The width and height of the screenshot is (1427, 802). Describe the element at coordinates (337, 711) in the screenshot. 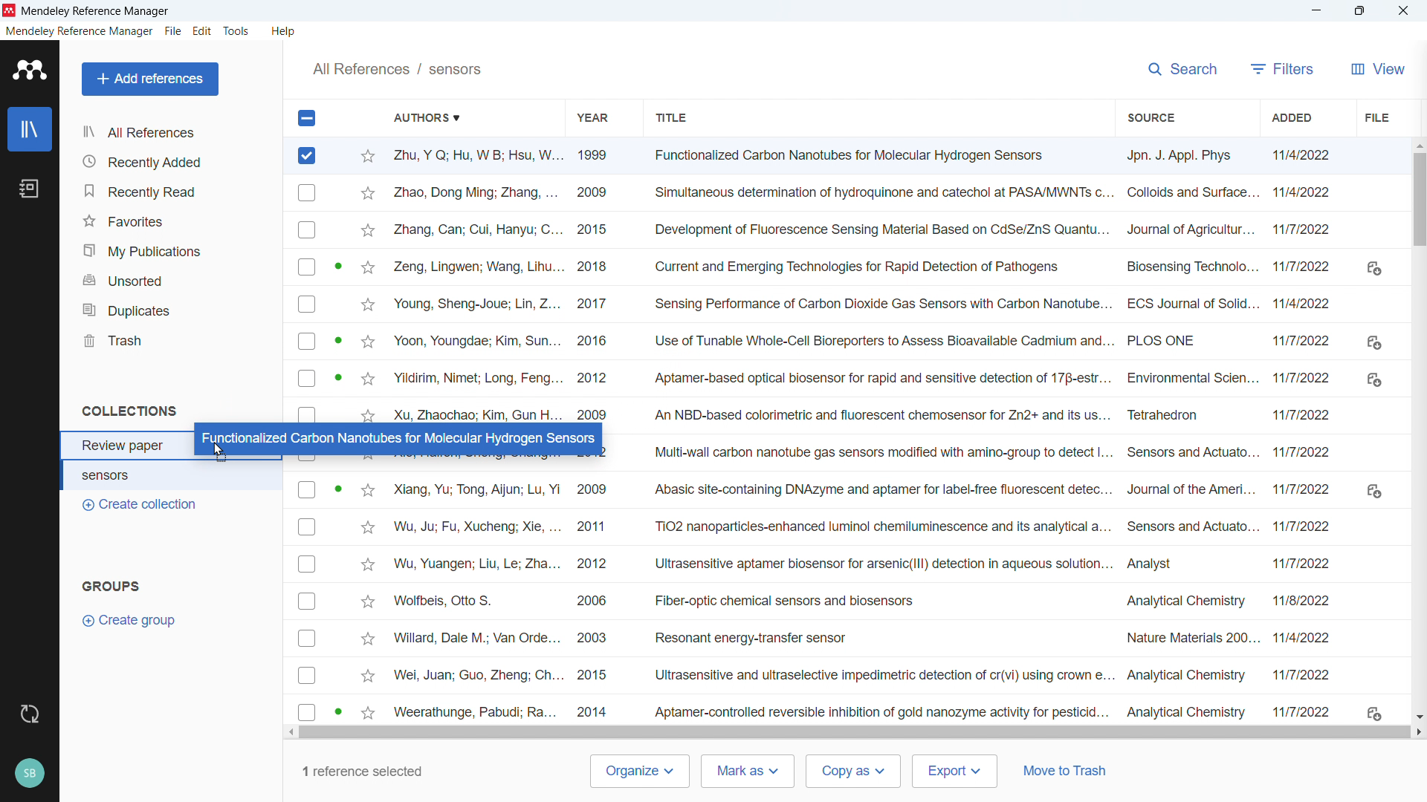

I see `PDF available` at that location.